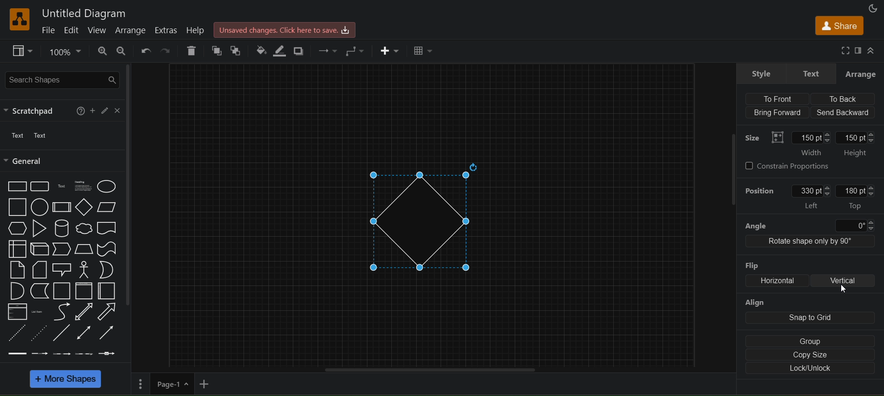  Describe the element at coordinates (82, 207) in the screenshot. I see `diamond` at that location.